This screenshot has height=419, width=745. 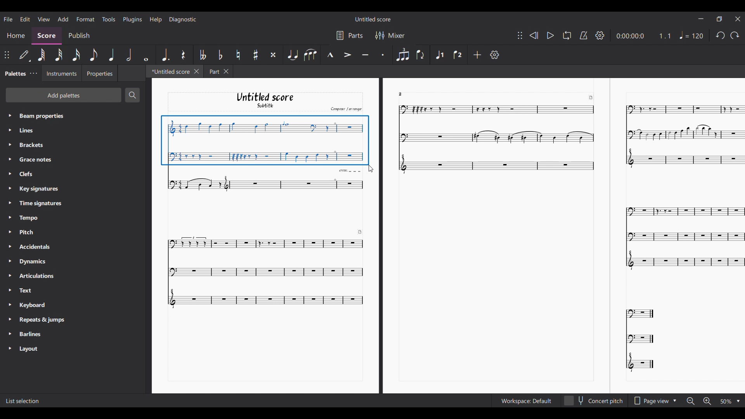 I want to click on Untitled Score, so click(x=373, y=19).